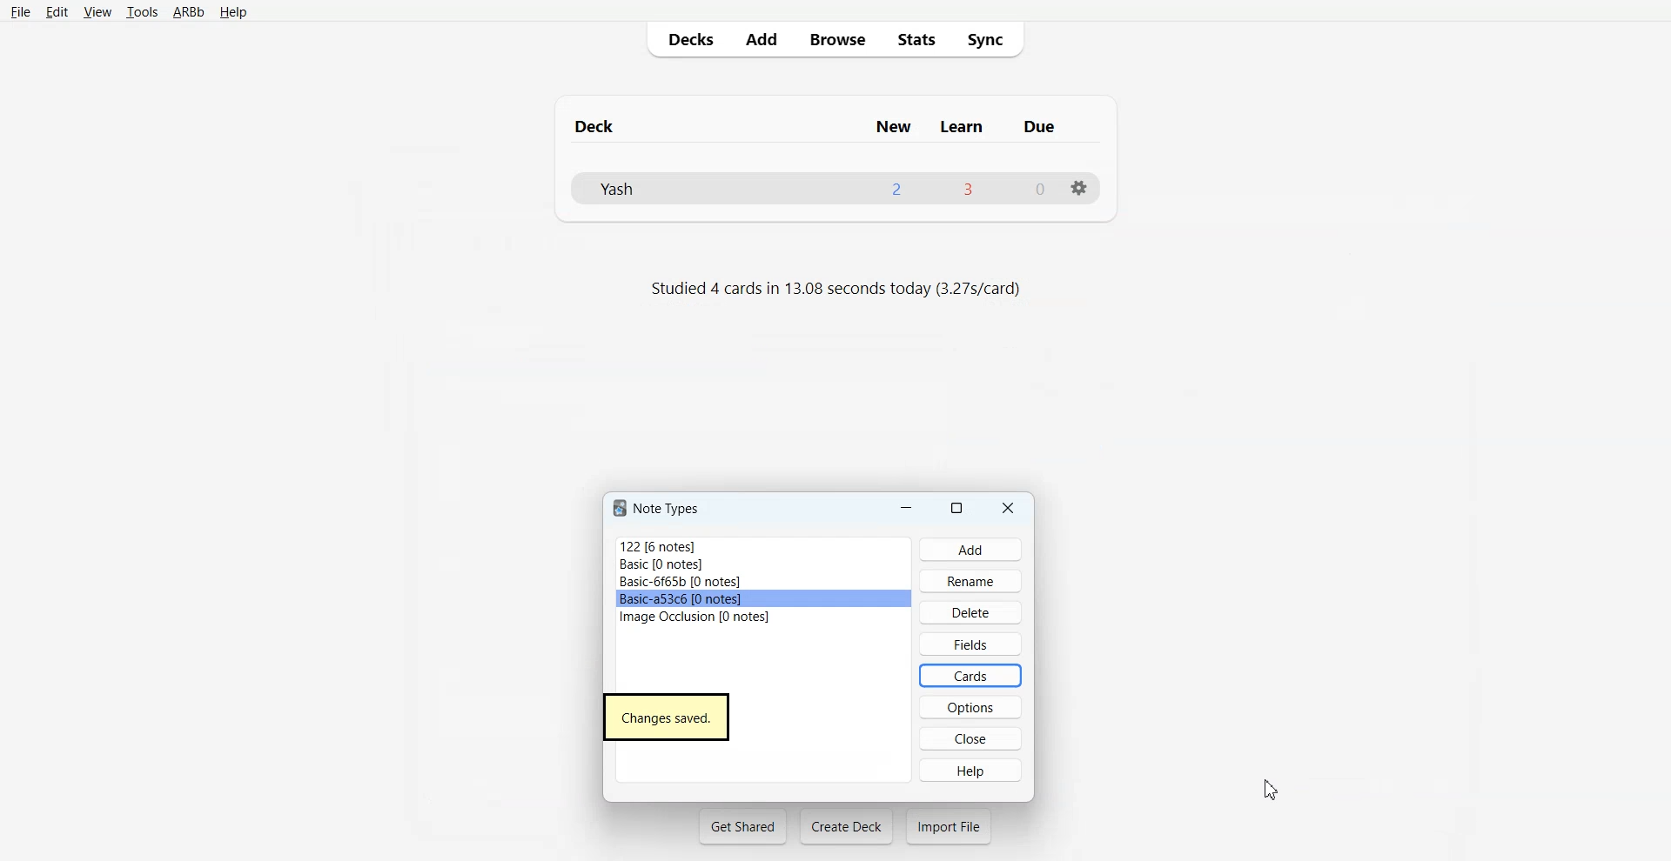  I want to click on Import File, so click(949, 826).